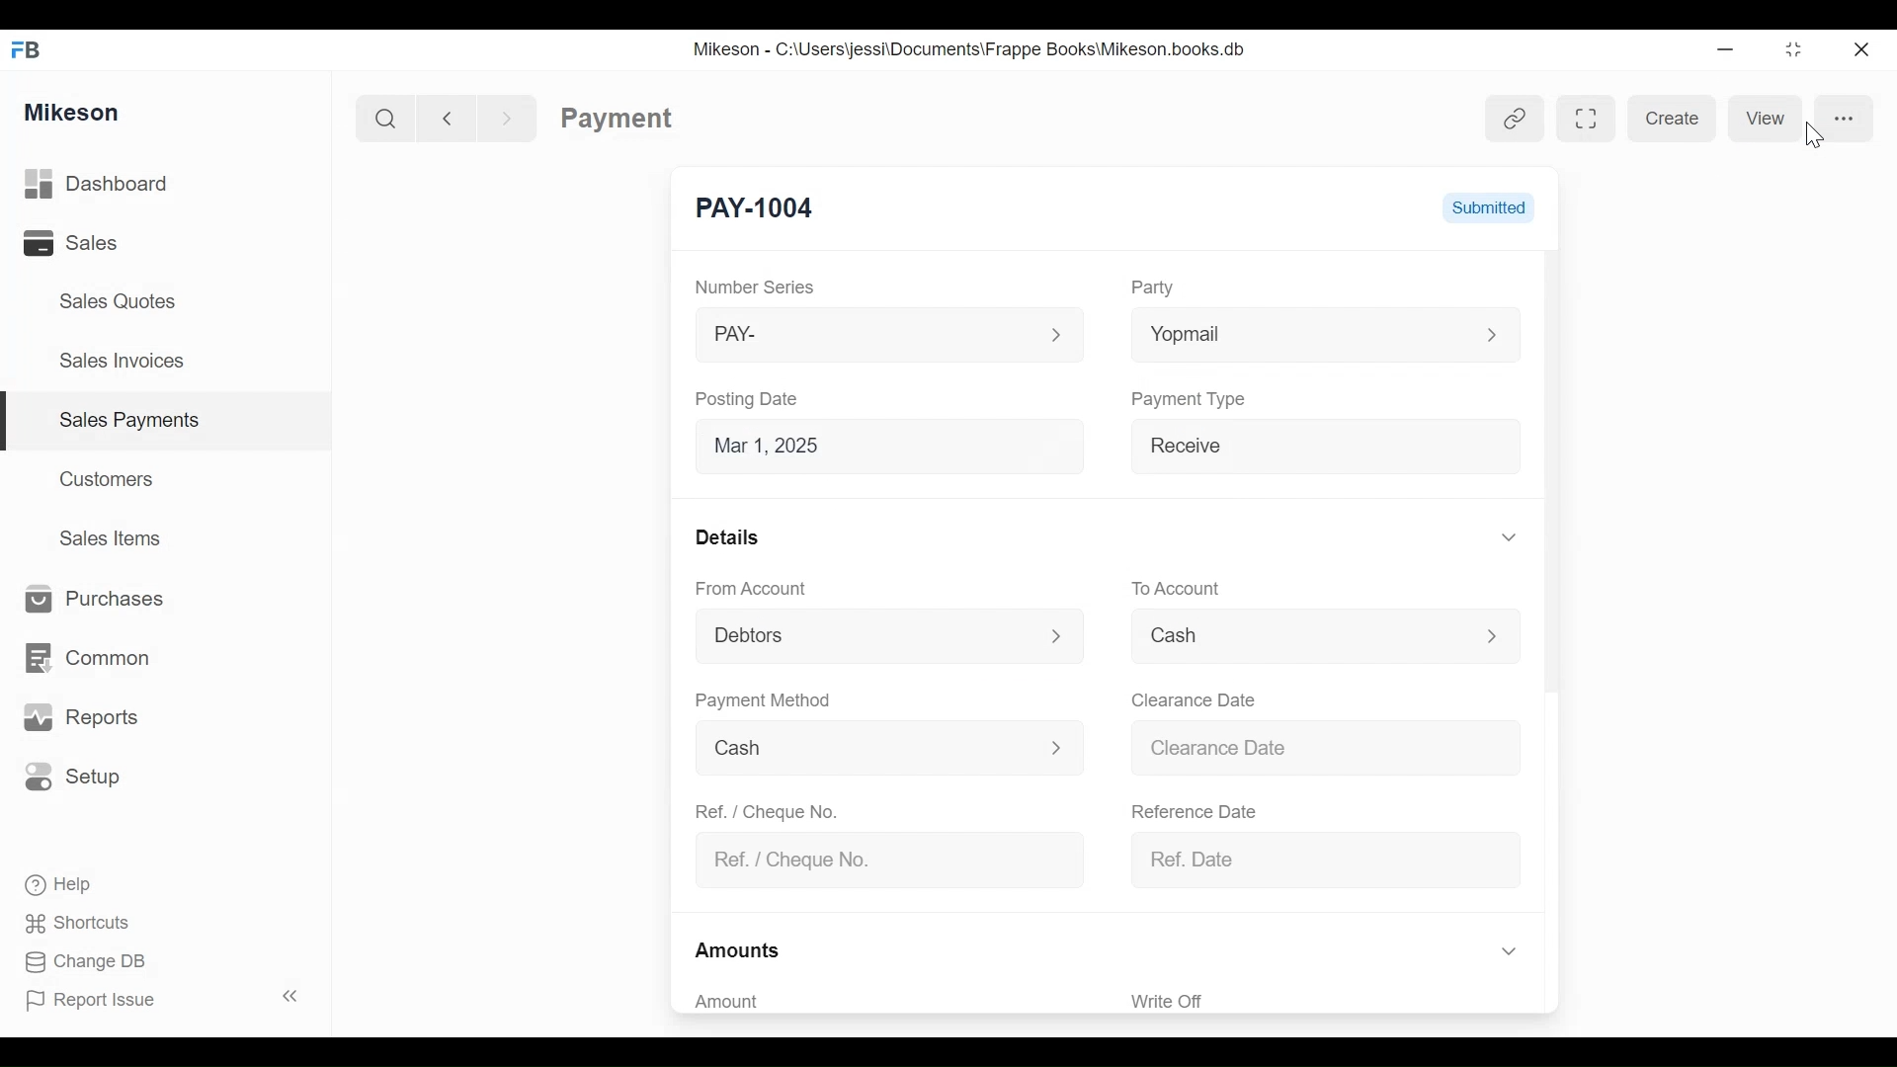  What do you see at coordinates (85, 718) in the screenshot?
I see `Reports` at bounding box center [85, 718].